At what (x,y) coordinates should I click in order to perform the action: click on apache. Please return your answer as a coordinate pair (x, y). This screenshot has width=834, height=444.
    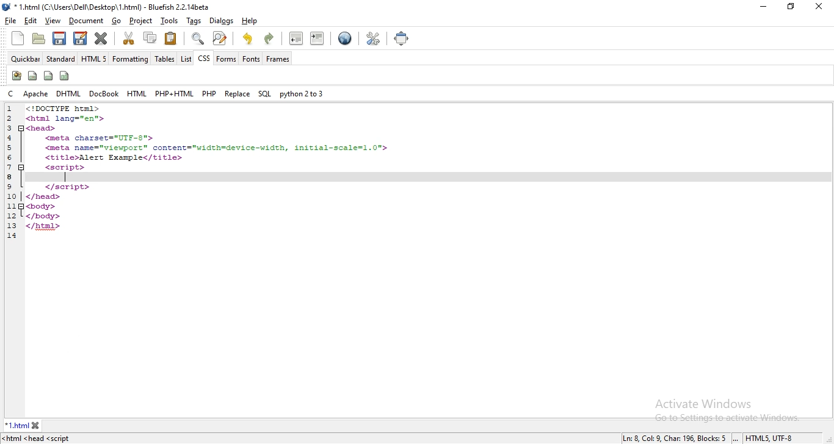
    Looking at the image, I should click on (35, 93).